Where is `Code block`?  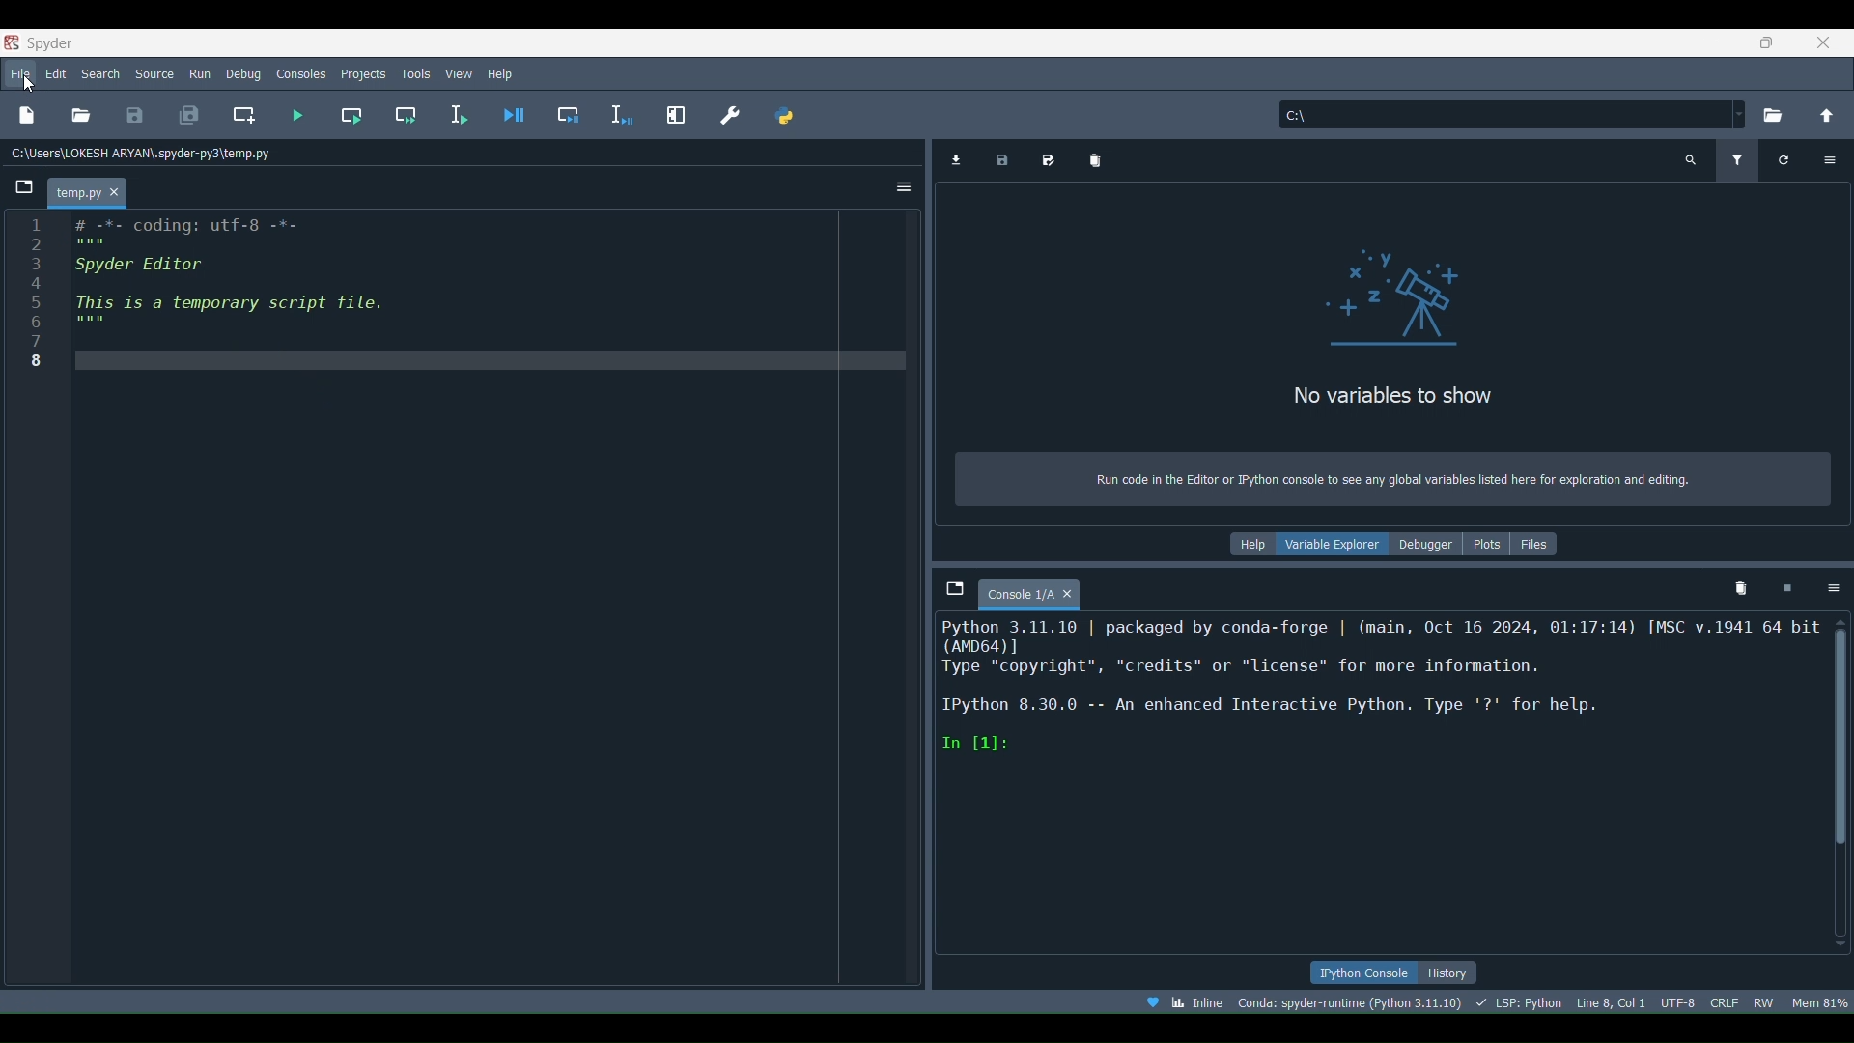 Code block is located at coordinates (463, 600).